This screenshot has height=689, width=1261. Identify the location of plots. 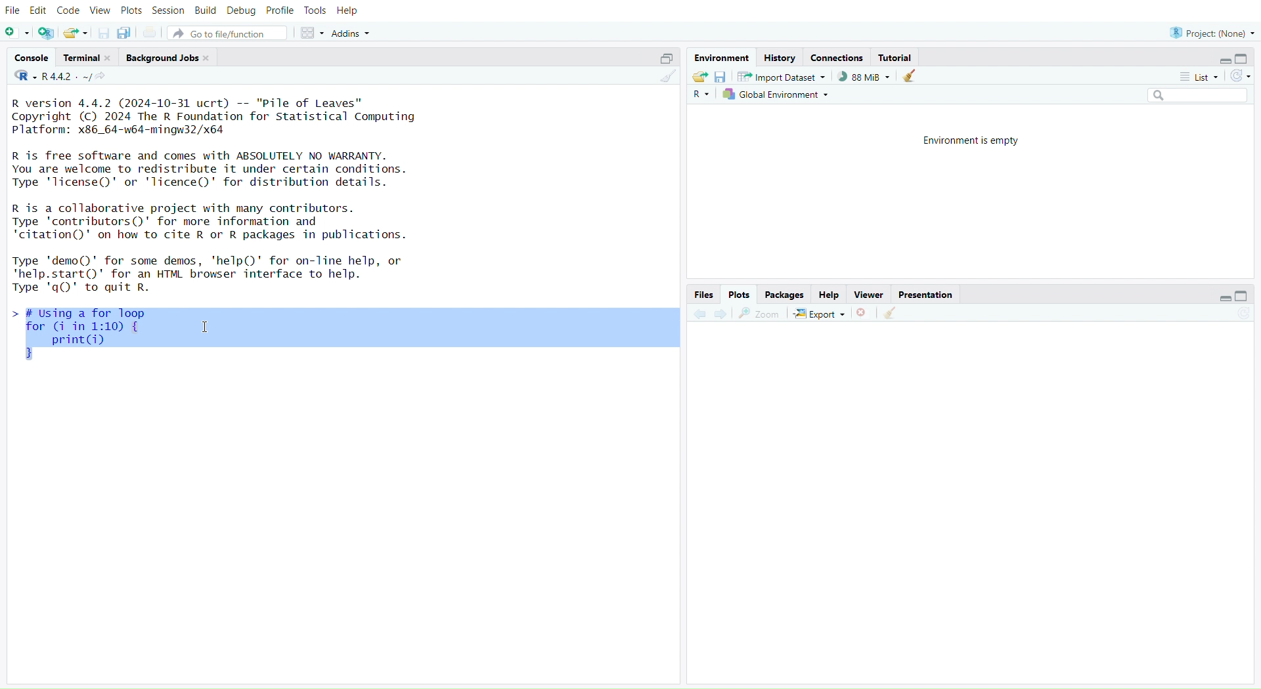
(739, 294).